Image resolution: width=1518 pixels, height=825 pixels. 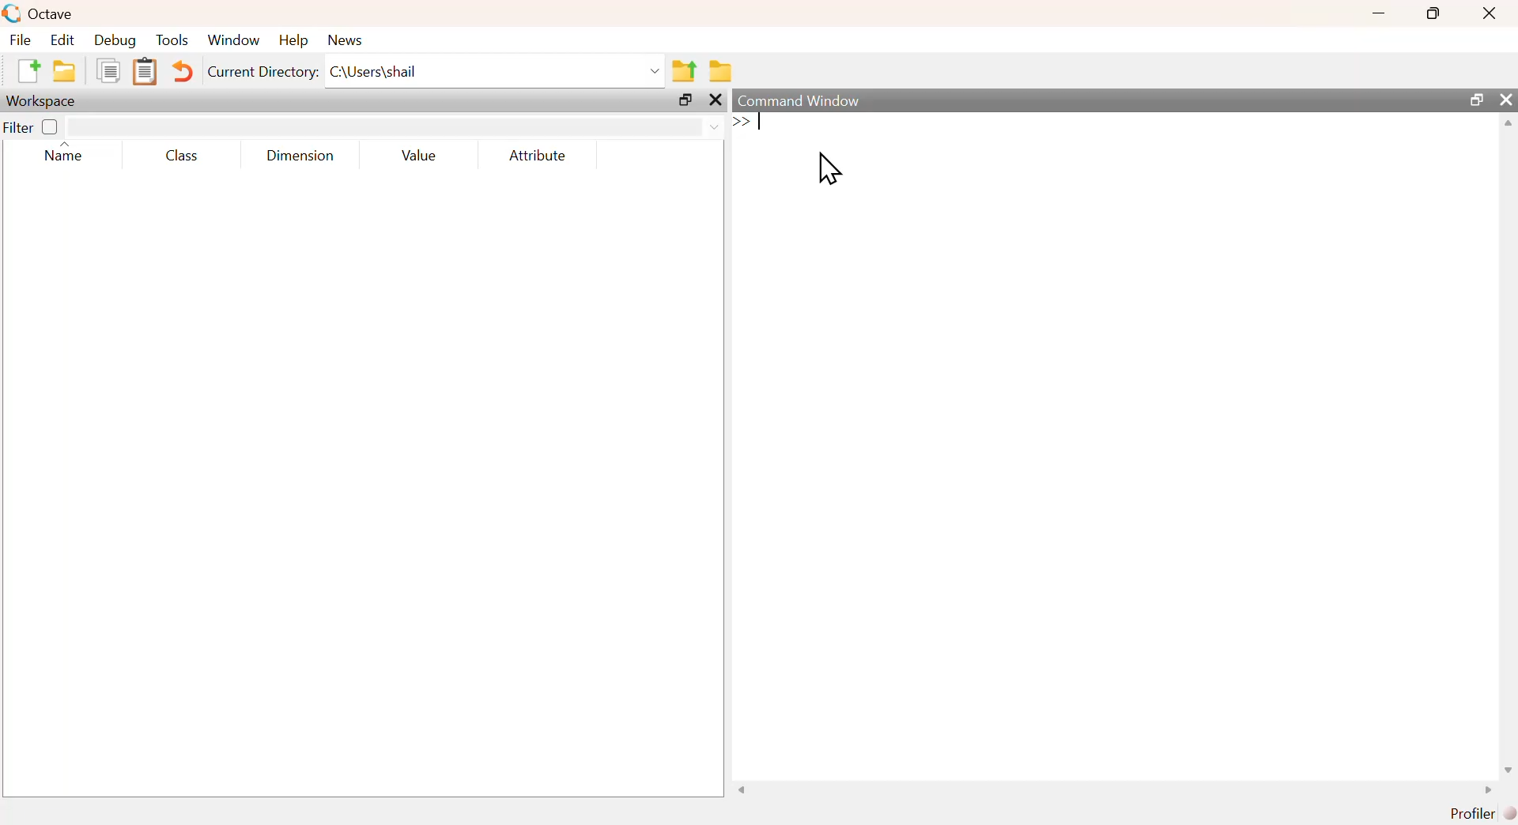 What do you see at coordinates (179, 156) in the screenshot?
I see `class` at bounding box center [179, 156].